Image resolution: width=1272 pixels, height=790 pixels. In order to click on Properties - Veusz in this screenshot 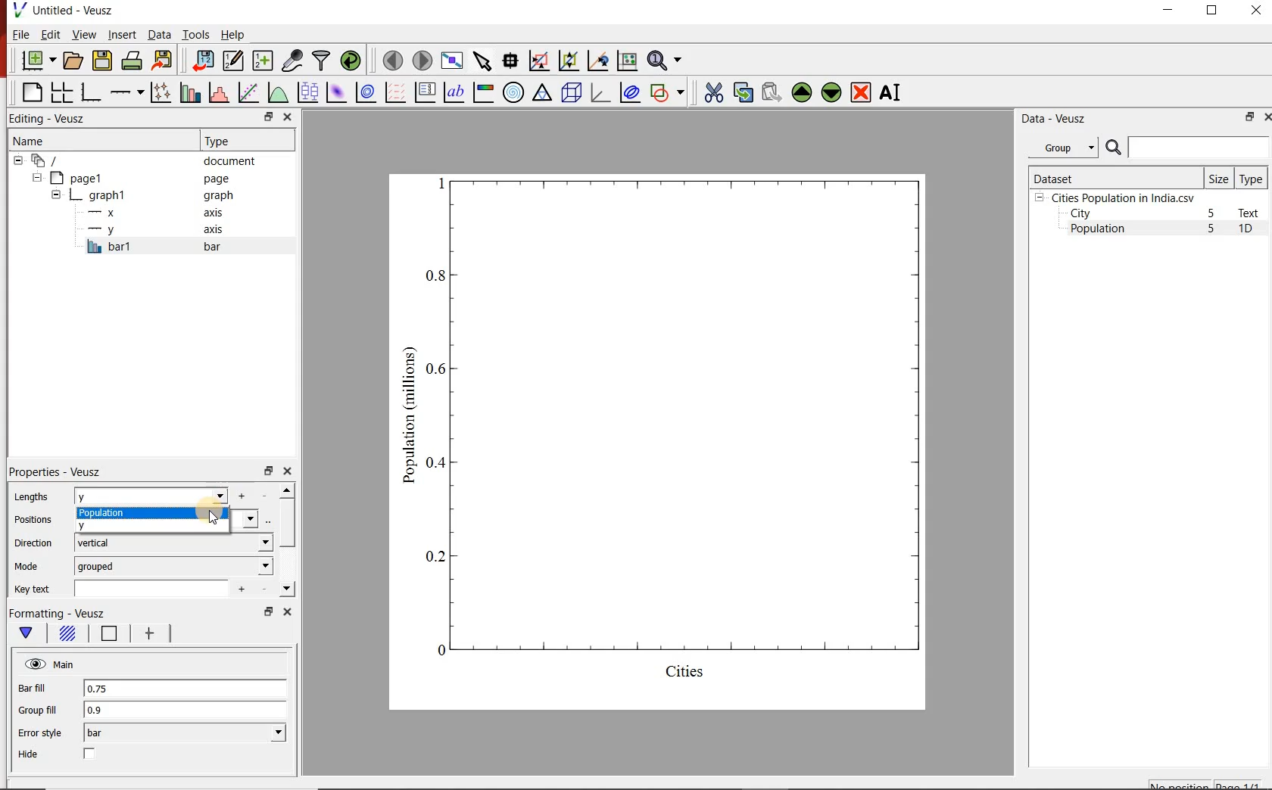, I will do `click(55, 472)`.